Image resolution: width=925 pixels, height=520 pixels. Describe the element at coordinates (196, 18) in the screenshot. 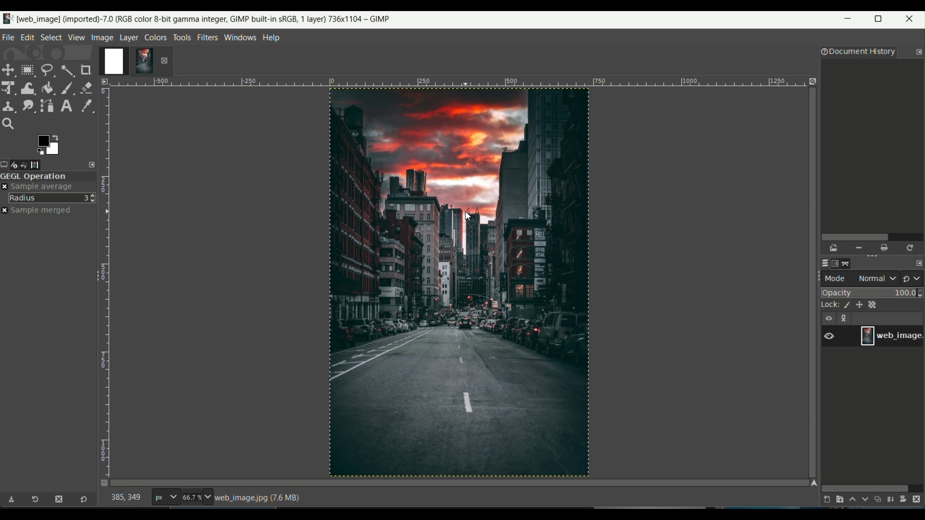

I see `app name` at that location.